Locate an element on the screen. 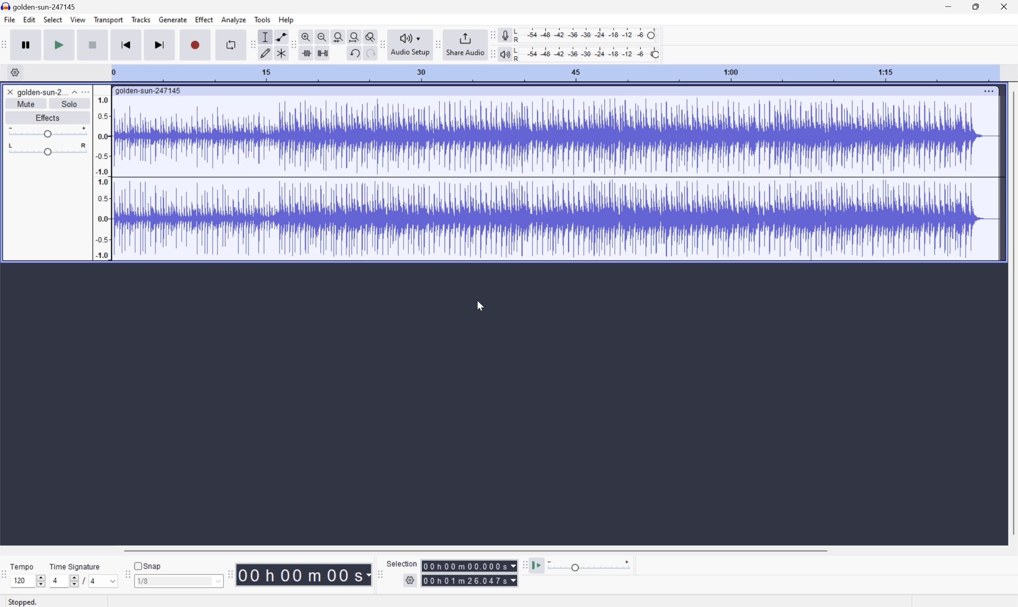  Stopped is located at coordinates (23, 602).